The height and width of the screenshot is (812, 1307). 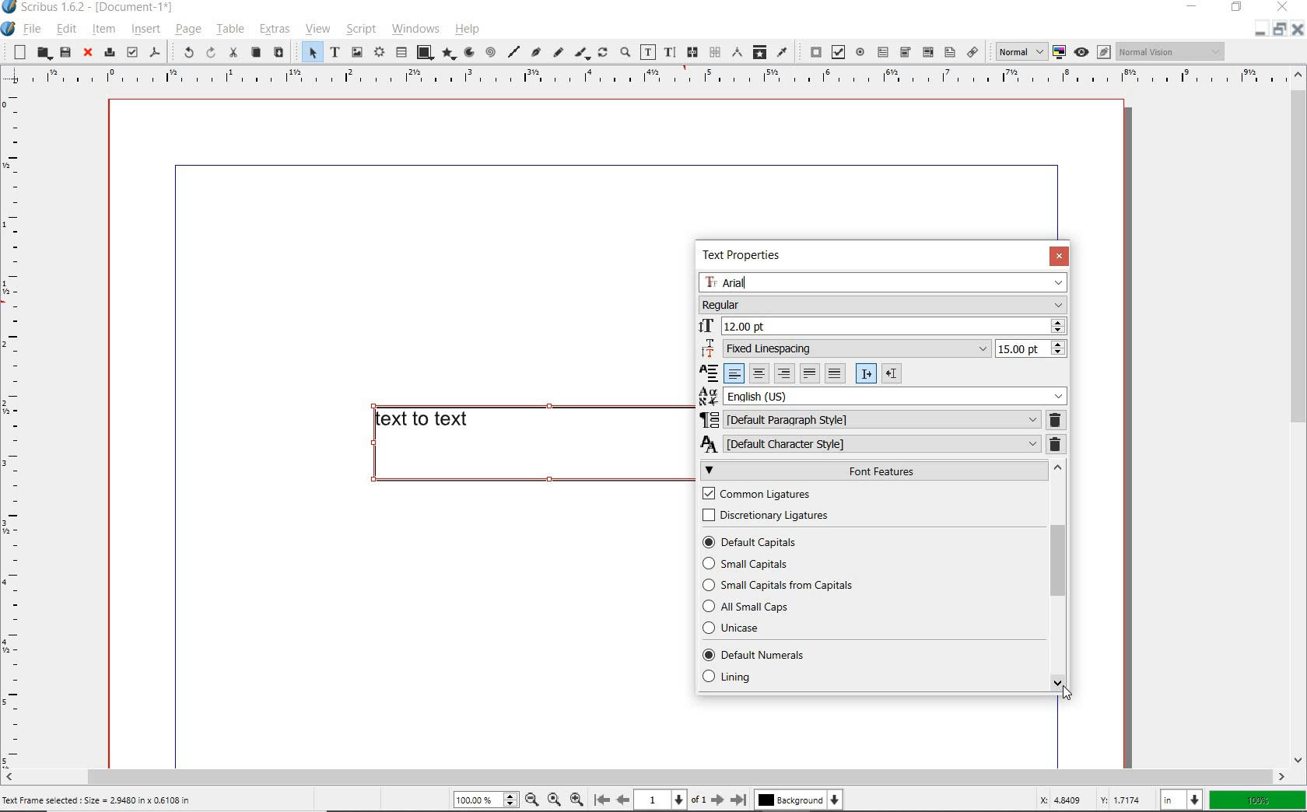 What do you see at coordinates (1058, 257) in the screenshot?
I see `CLOSE` at bounding box center [1058, 257].